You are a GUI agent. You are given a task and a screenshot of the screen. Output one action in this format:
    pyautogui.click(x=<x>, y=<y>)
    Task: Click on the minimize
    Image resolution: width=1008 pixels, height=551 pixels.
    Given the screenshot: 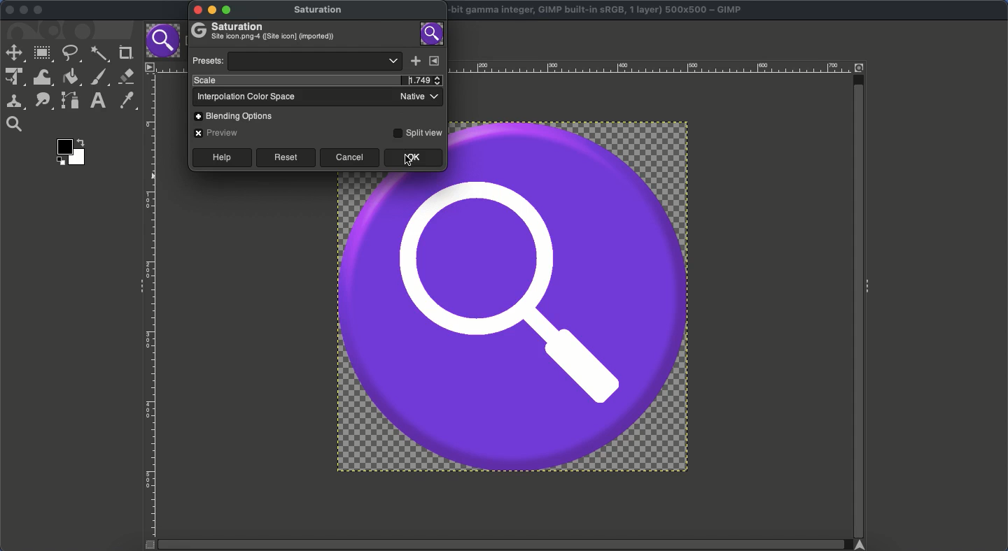 What is the action you would take?
    pyautogui.click(x=213, y=9)
    